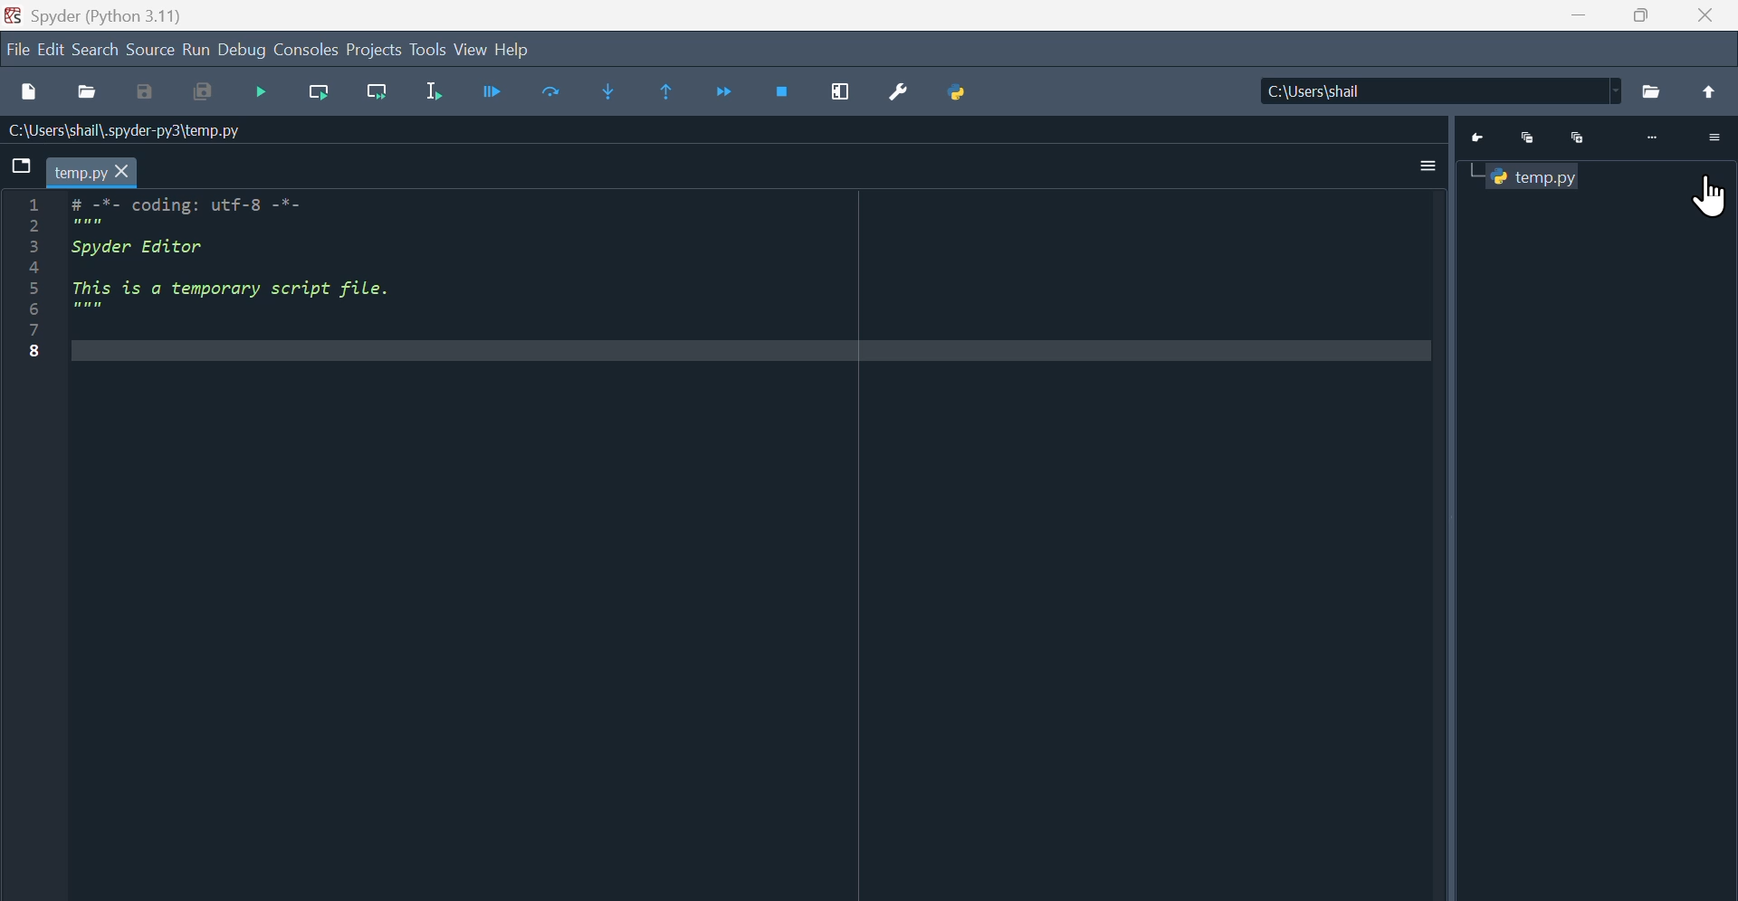  I want to click on Debug, so click(244, 50).